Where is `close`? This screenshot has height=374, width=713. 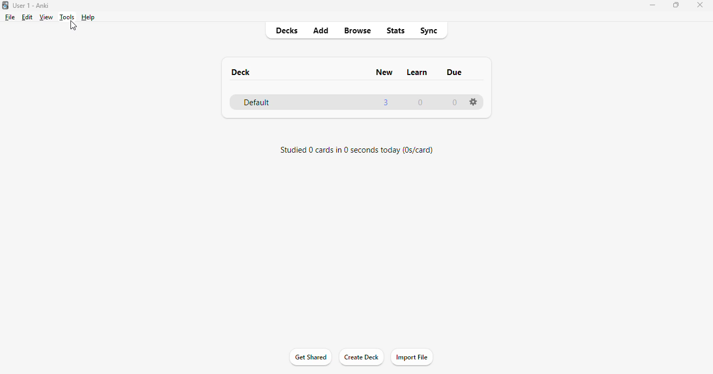 close is located at coordinates (700, 6).